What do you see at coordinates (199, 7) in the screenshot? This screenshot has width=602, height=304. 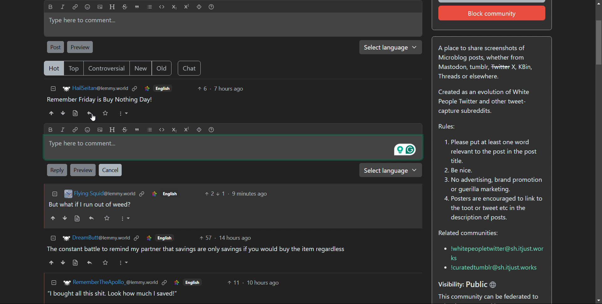 I see `spoiler` at bounding box center [199, 7].